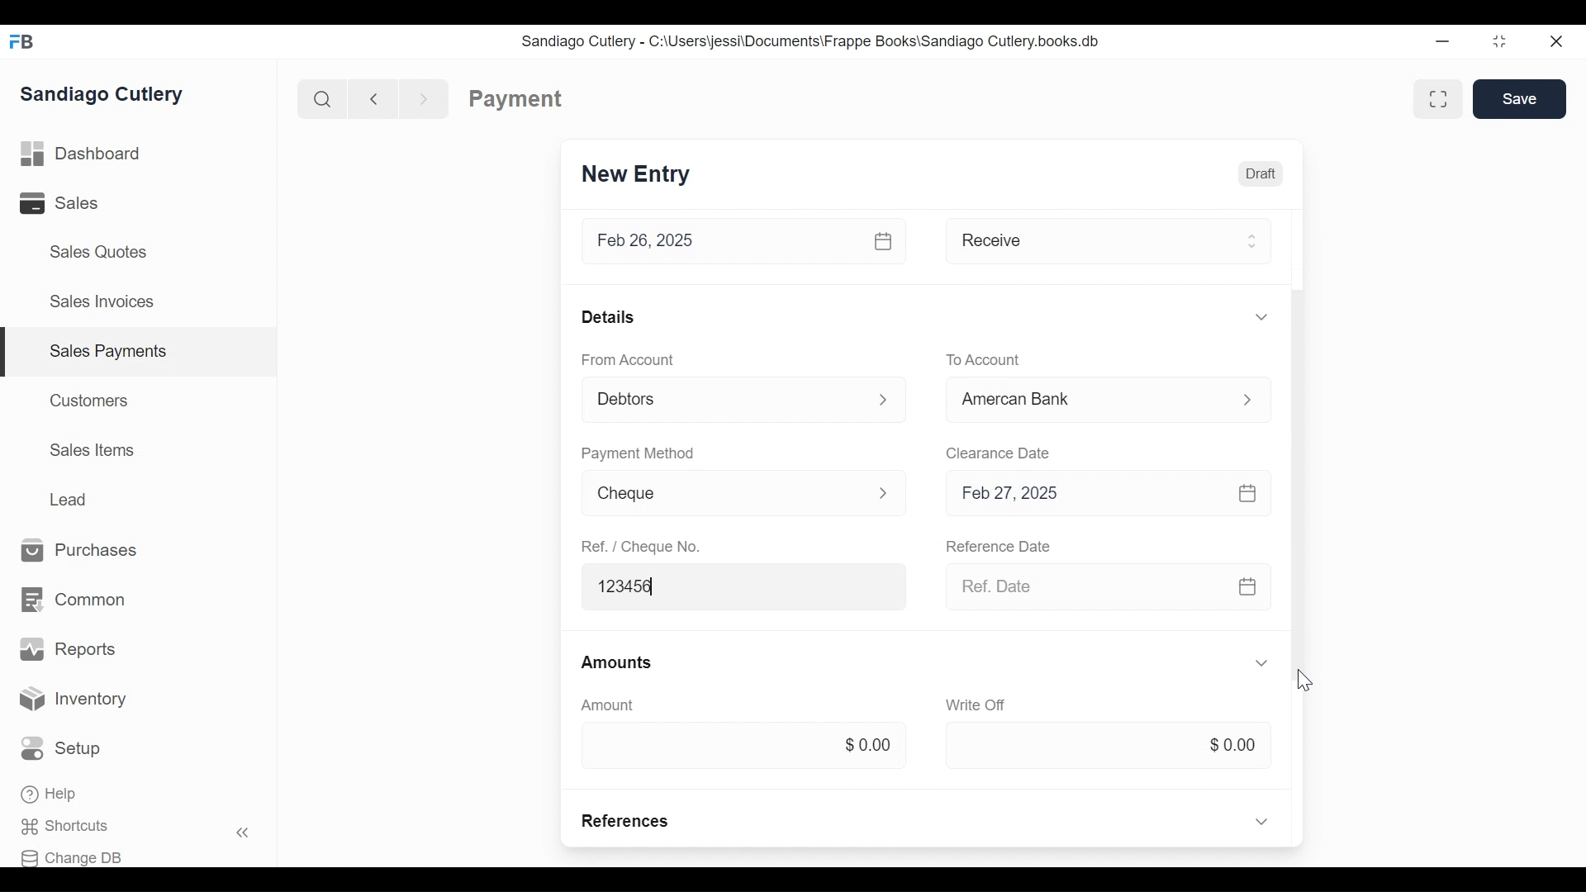 Image resolution: width=1586 pixels, height=892 pixels. I want to click on Expand, so click(1261, 820).